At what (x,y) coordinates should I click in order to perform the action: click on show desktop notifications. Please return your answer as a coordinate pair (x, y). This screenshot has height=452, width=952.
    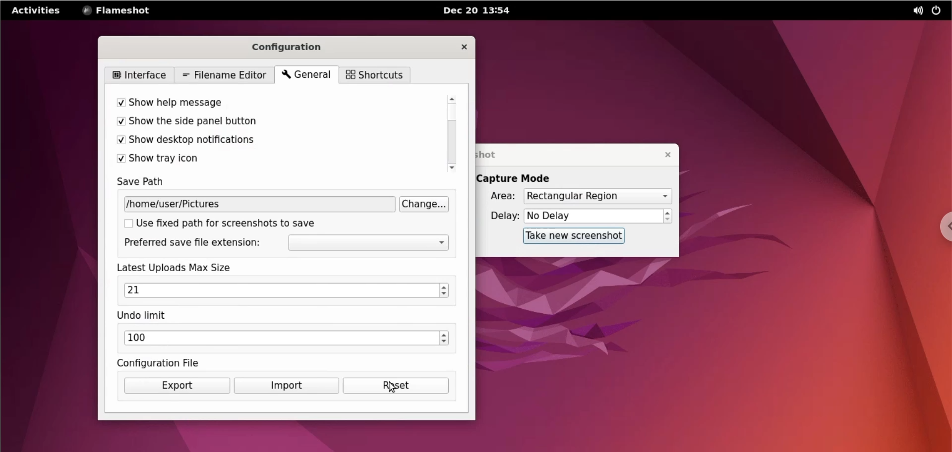
    Looking at the image, I should click on (270, 142).